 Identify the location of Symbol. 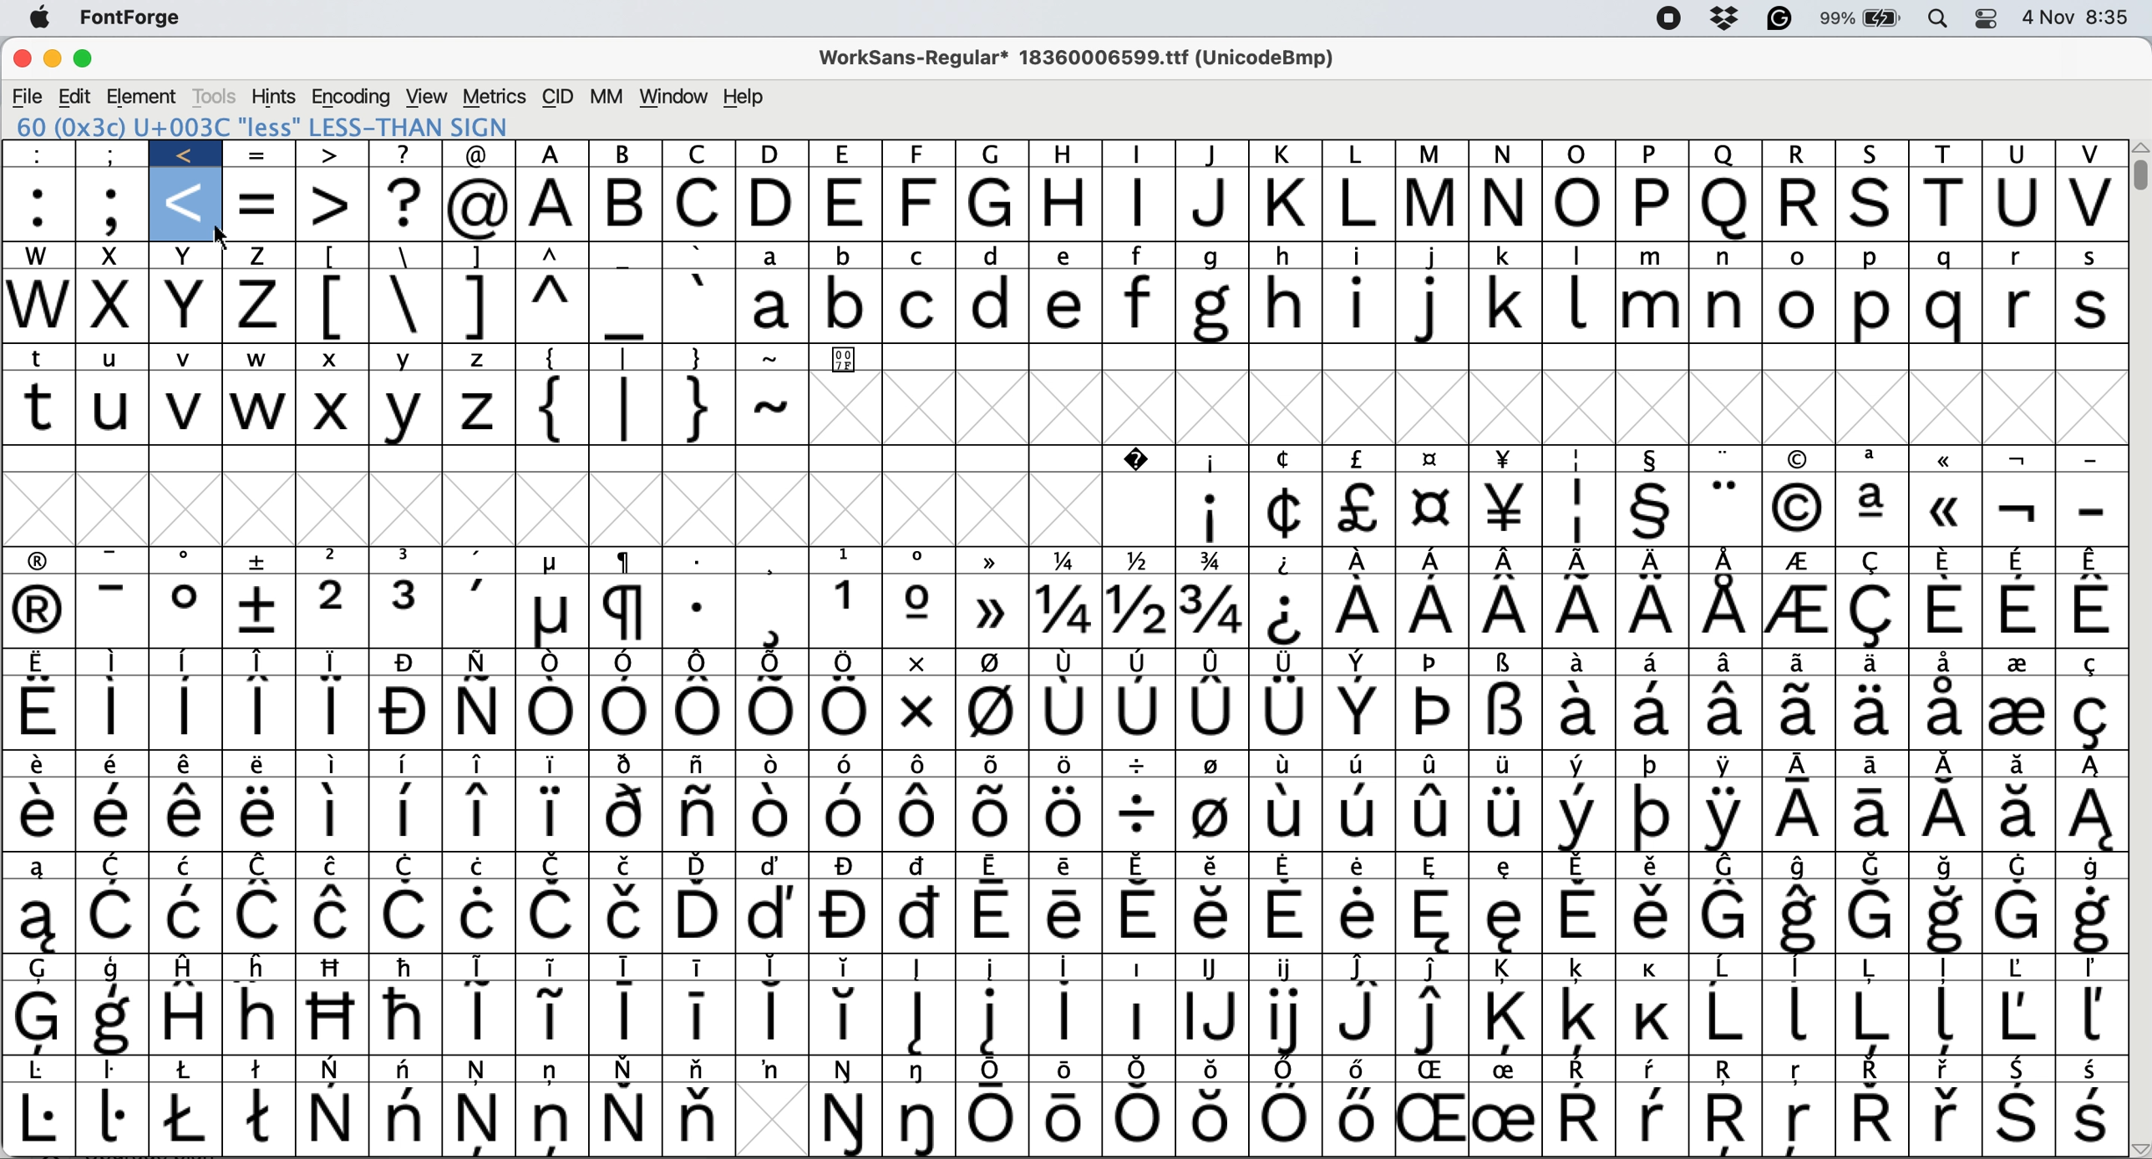
(845, 868).